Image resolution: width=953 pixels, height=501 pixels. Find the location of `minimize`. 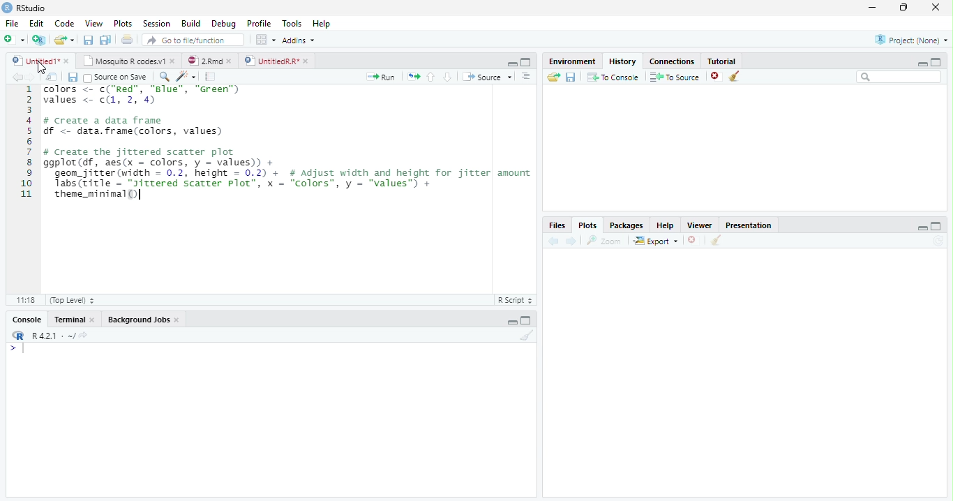

minimize is located at coordinates (873, 7).